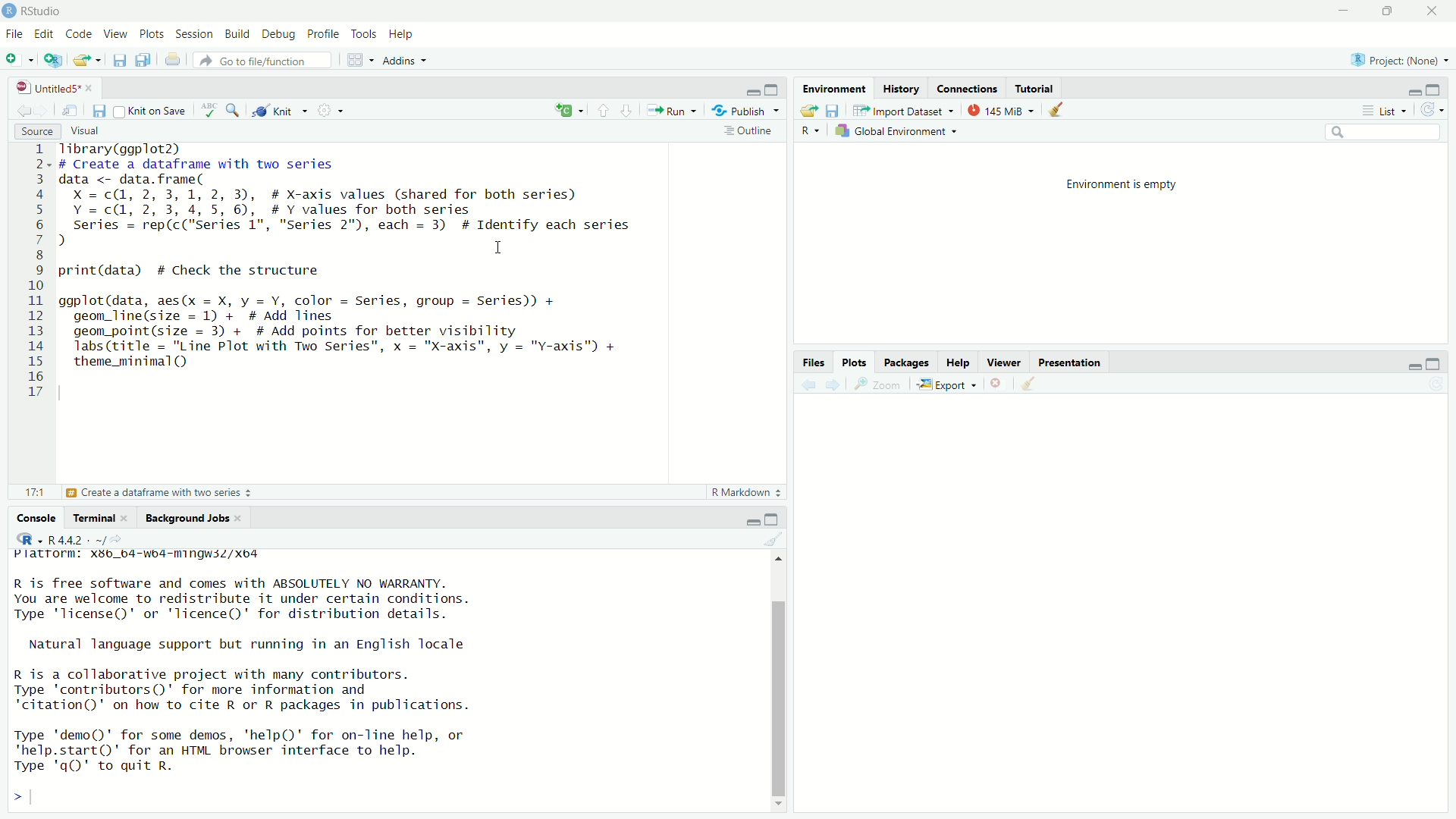  I want to click on Go forward to the next source selection, so click(833, 384).